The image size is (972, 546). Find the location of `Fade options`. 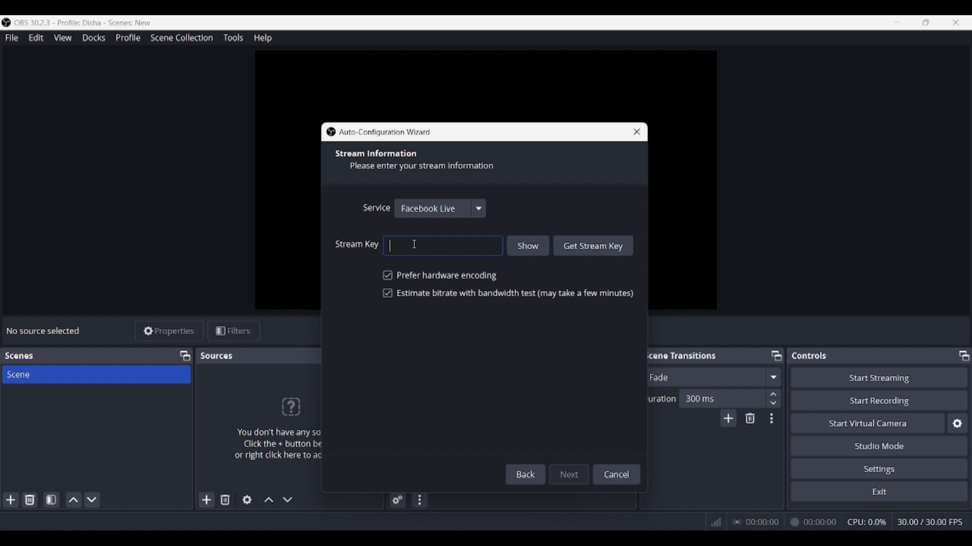

Fade options is located at coordinates (773, 377).